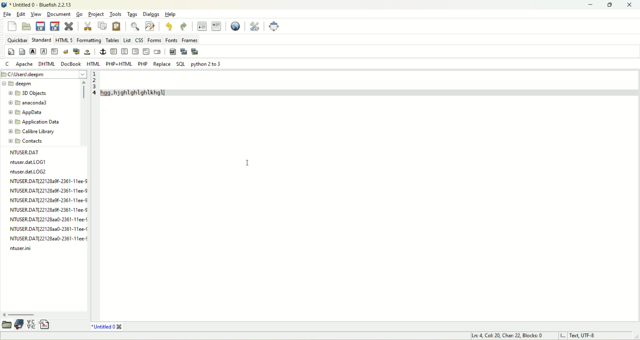  Describe the element at coordinates (17, 40) in the screenshot. I see `quickbar` at that location.